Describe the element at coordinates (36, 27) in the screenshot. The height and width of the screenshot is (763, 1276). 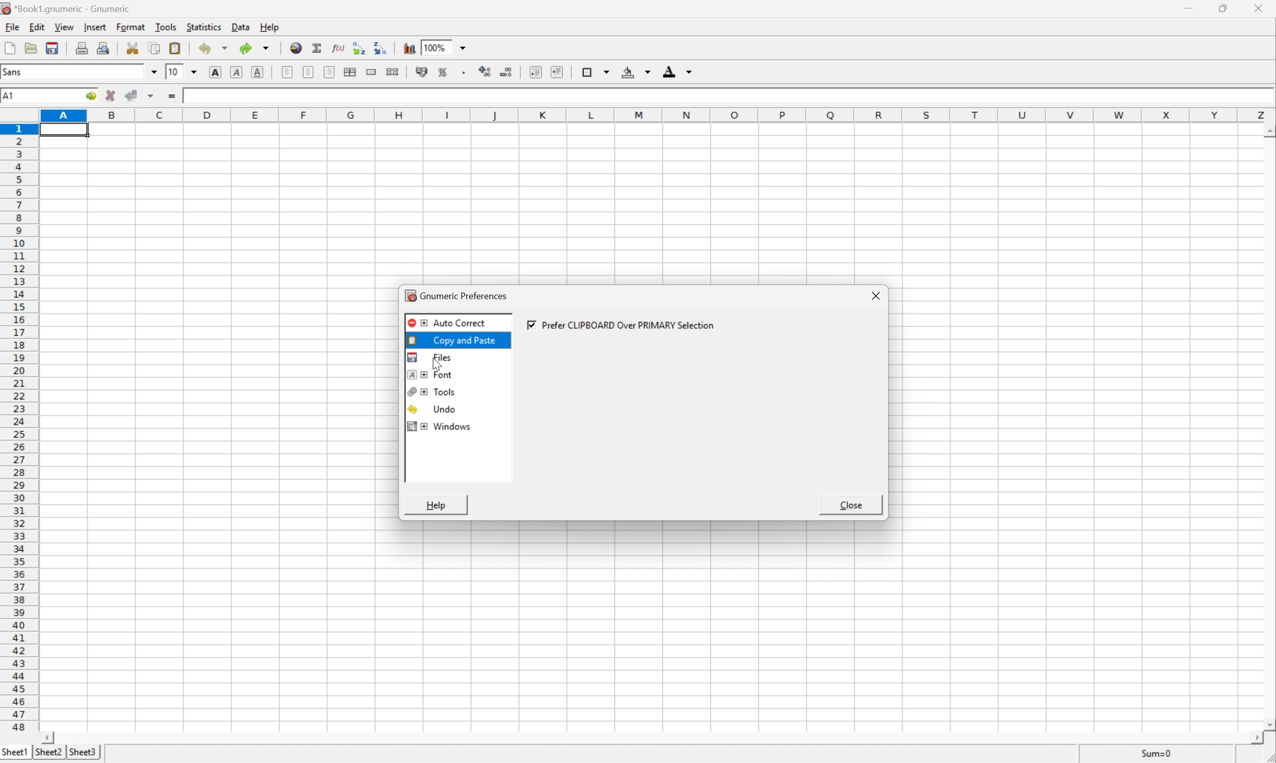
I see `edit` at that location.